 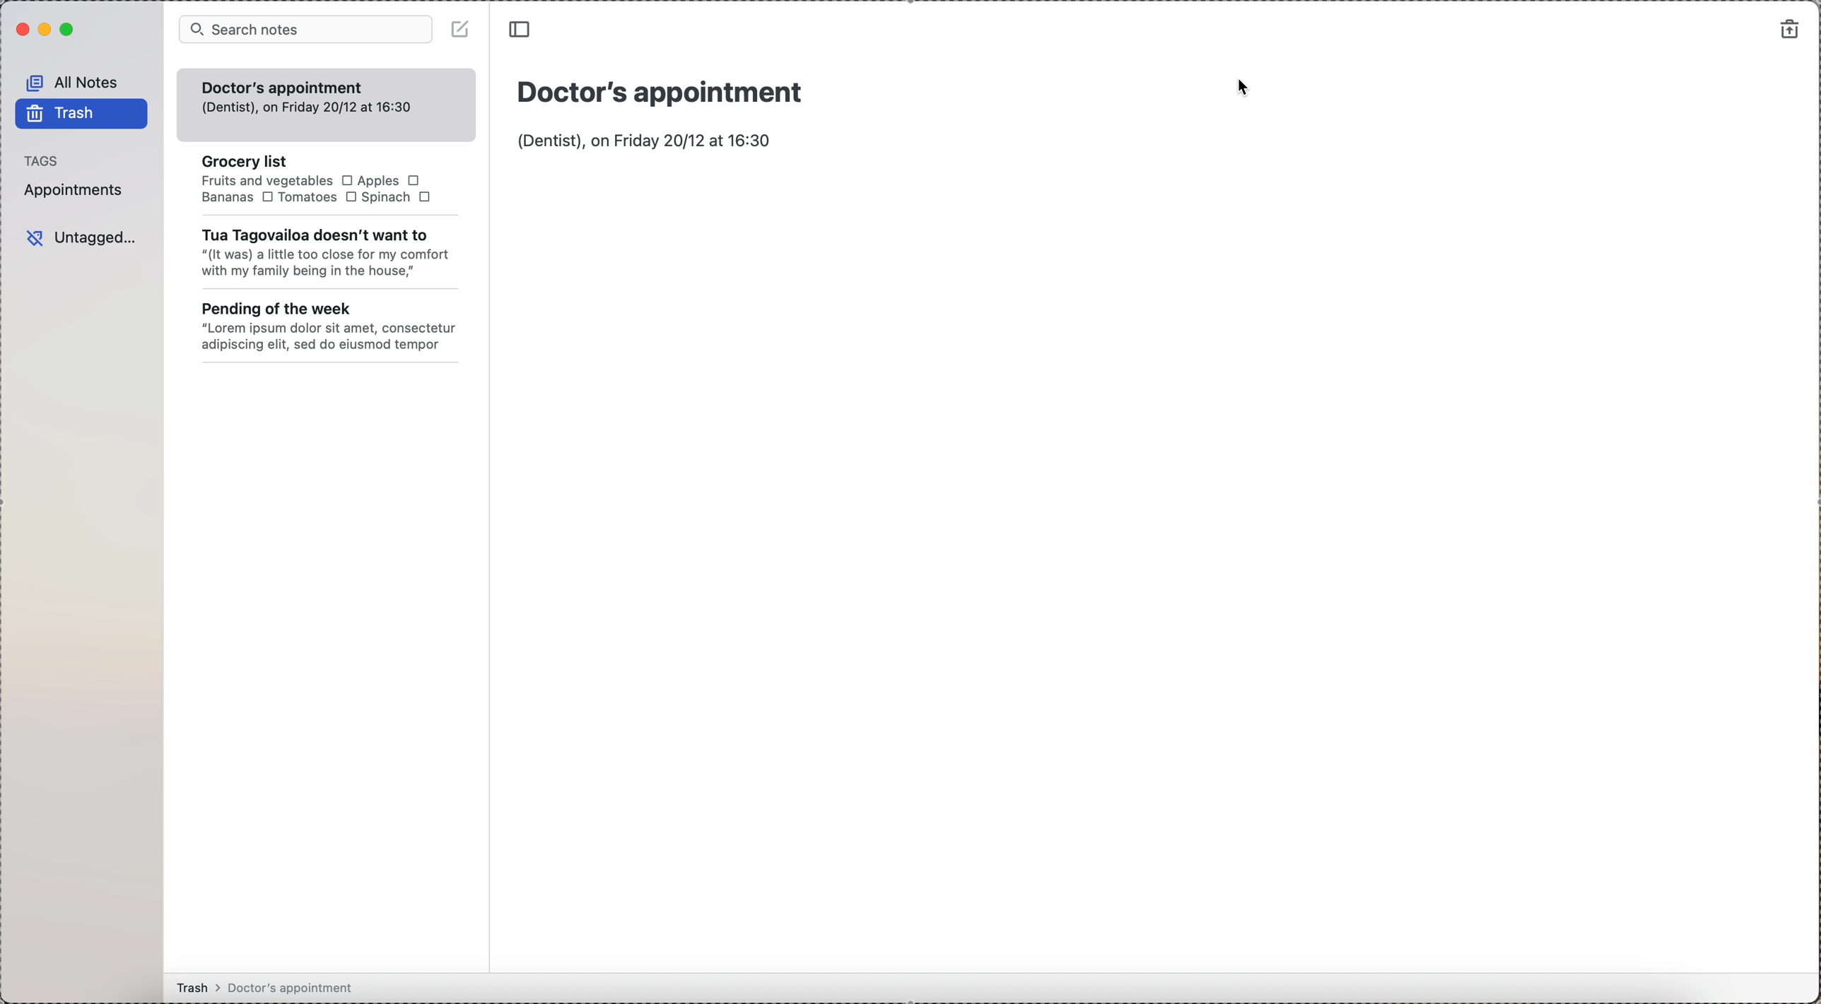 What do you see at coordinates (274, 986) in the screenshot?
I see `Trash > Doctor's appointment` at bounding box center [274, 986].